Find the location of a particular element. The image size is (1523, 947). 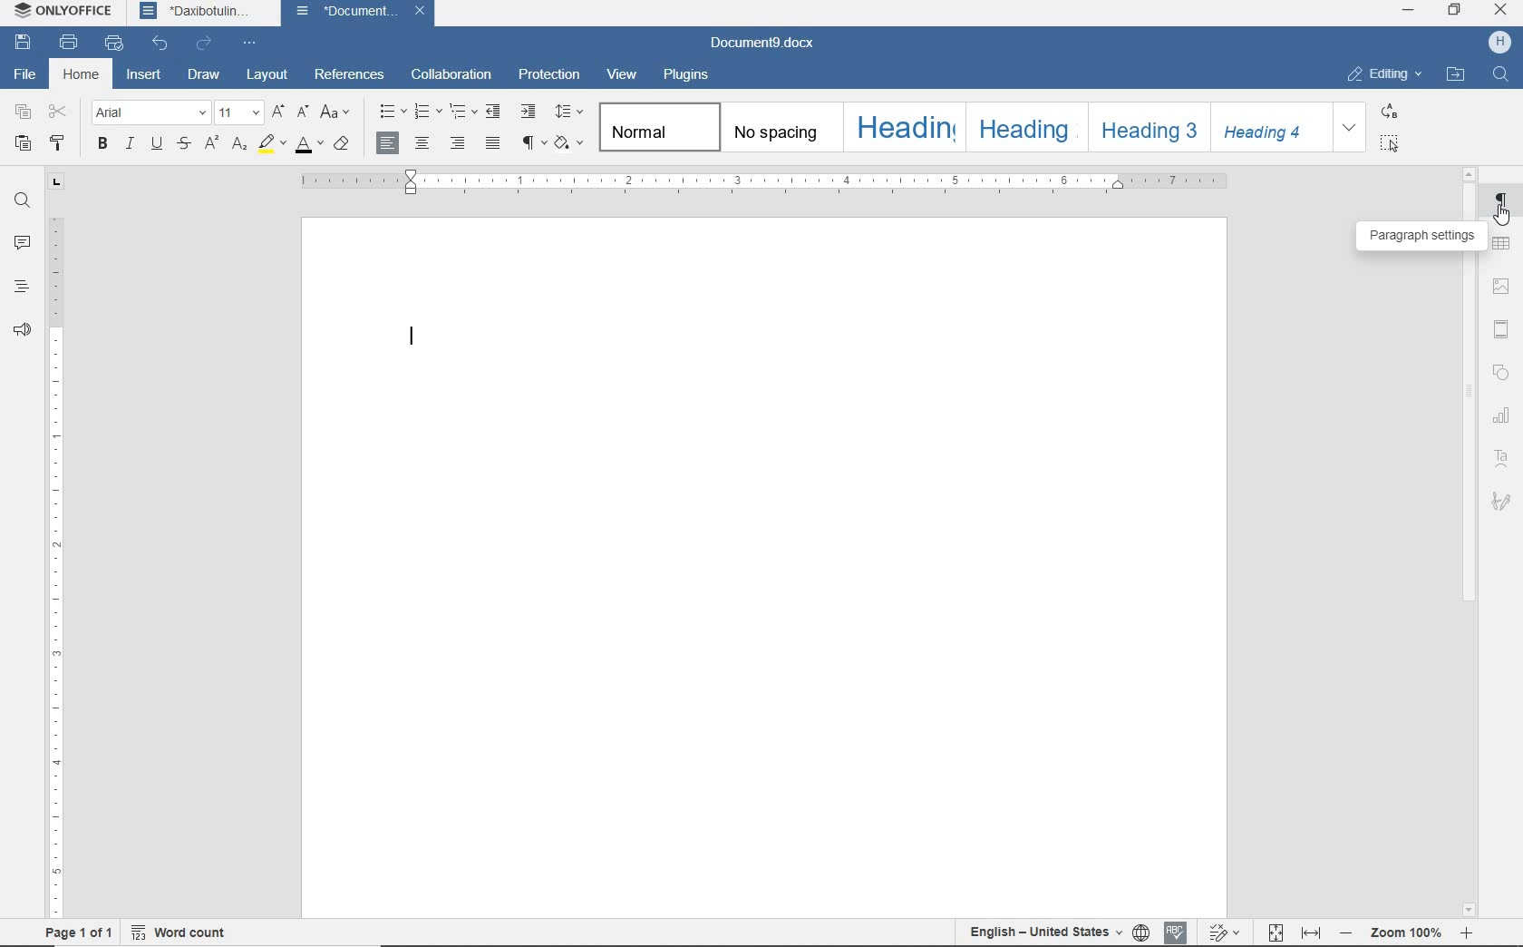

font color is located at coordinates (308, 145).